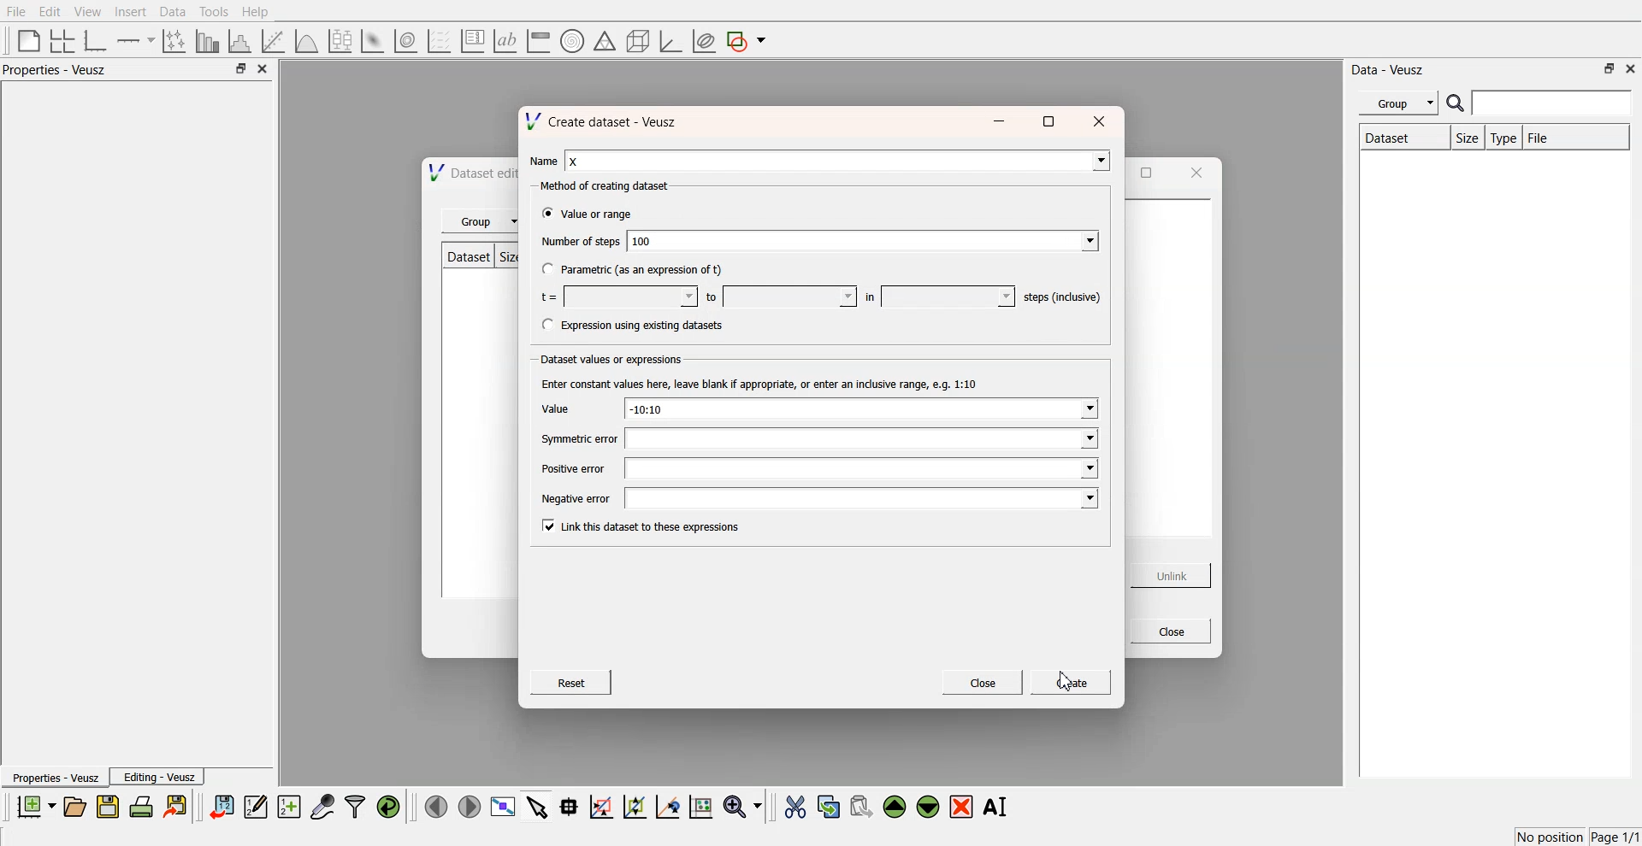 Image resolution: width=1642 pixels, height=846 pixels. I want to click on No position, so click(1552, 835).